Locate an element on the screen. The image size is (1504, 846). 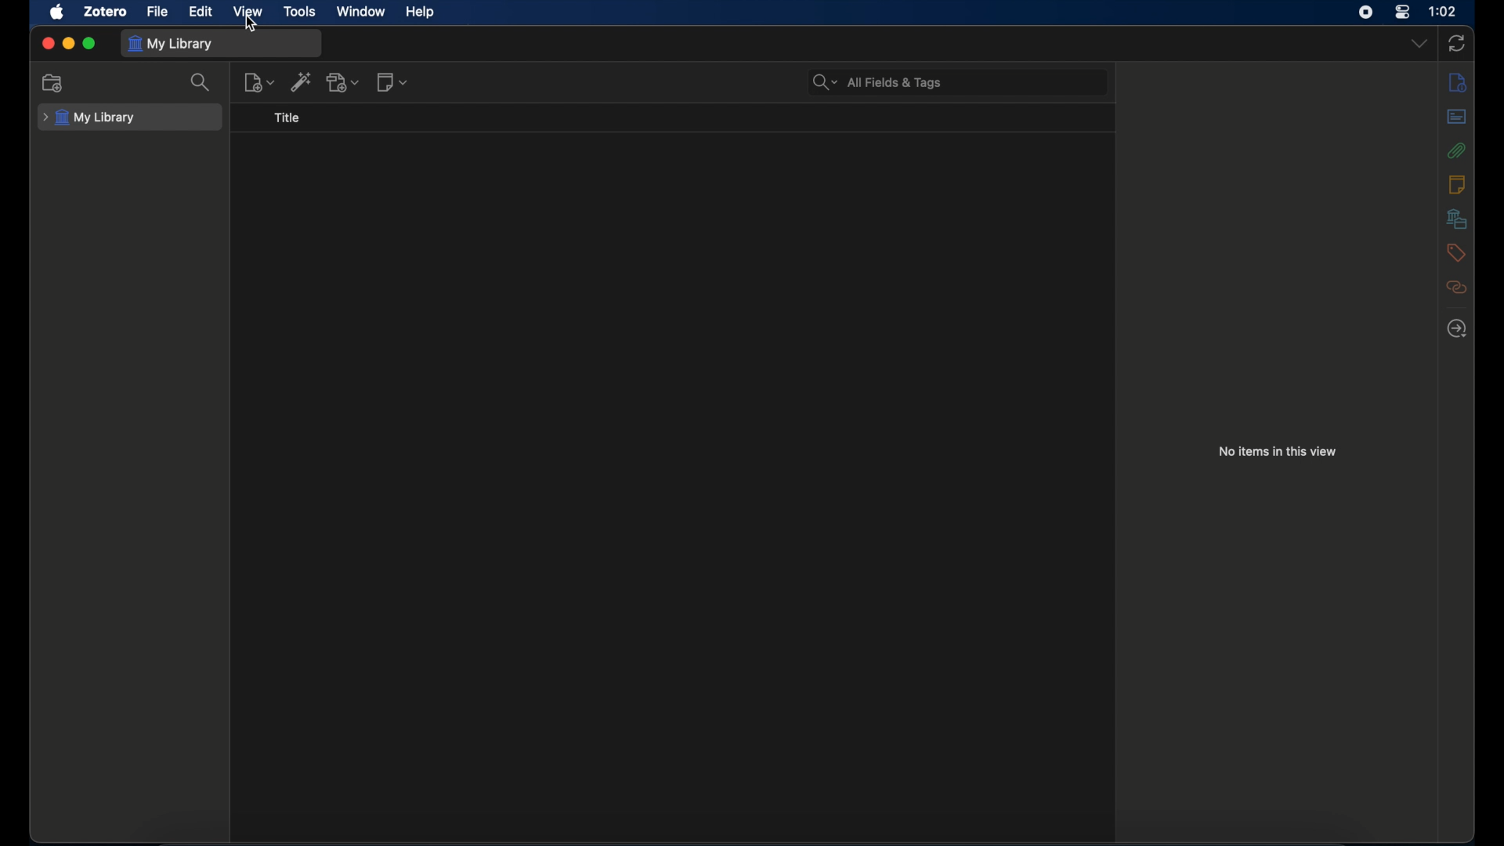
file is located at coordinates (156, 10).